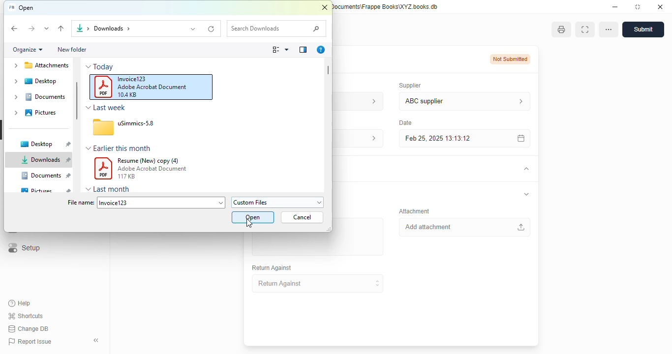  Describe the element at coordinates (15, 29) in the screenshot. I see `back` at that location.